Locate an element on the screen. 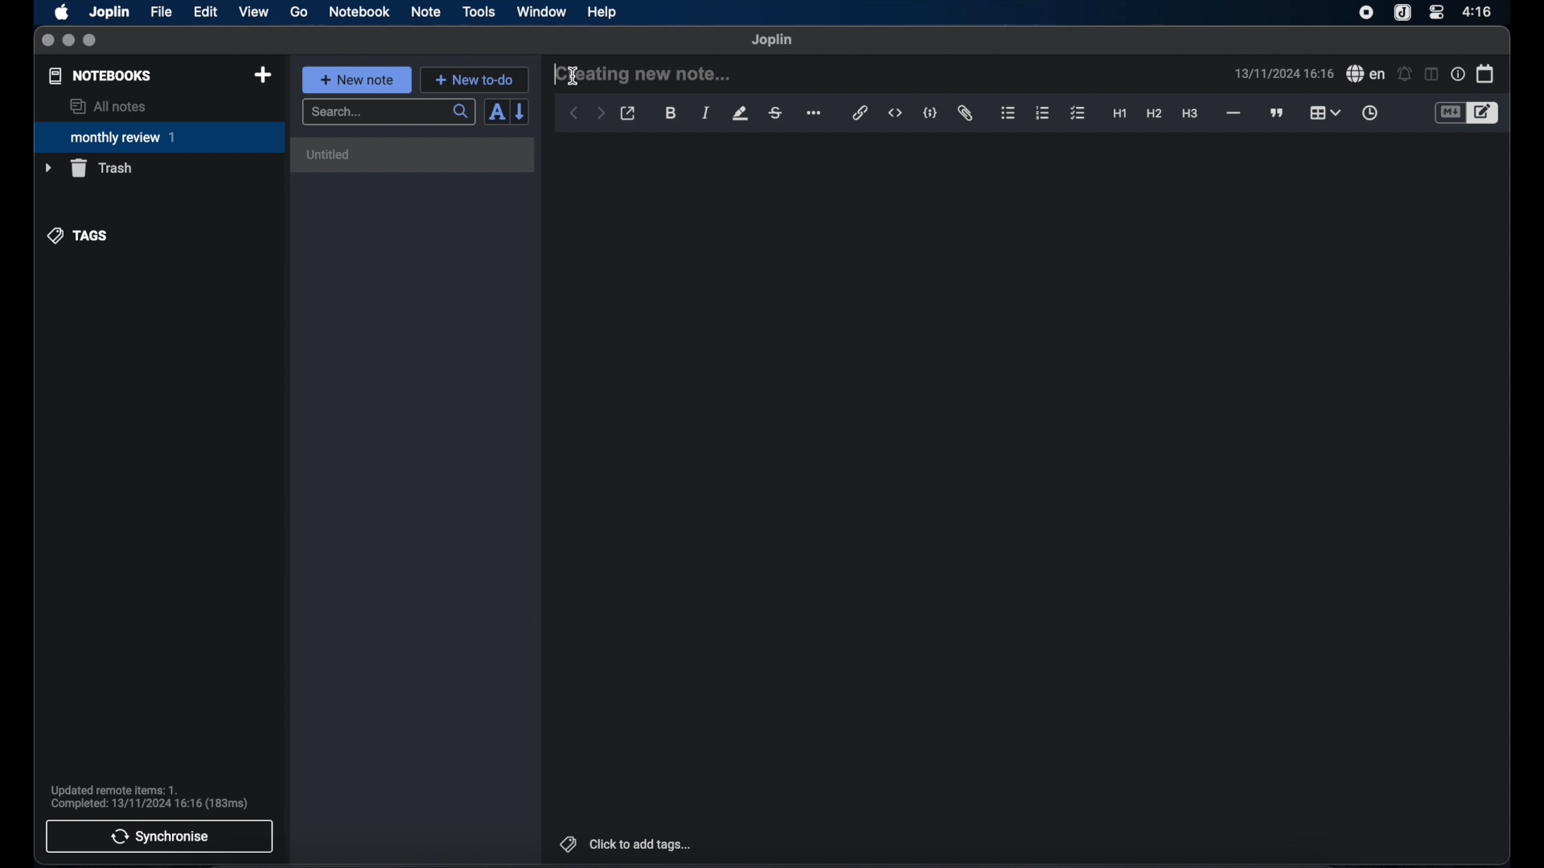  tools is located at coordinates (478, 11).